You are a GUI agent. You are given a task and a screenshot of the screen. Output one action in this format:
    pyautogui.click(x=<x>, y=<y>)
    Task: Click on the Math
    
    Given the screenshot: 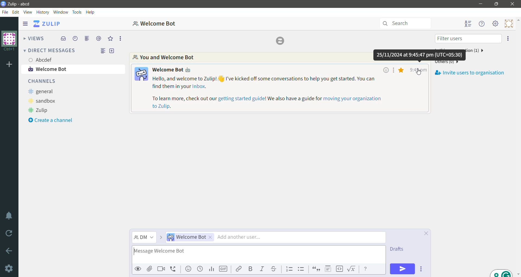 What is the action you would take?
    pyautogui.click(x=351, y=269)
    